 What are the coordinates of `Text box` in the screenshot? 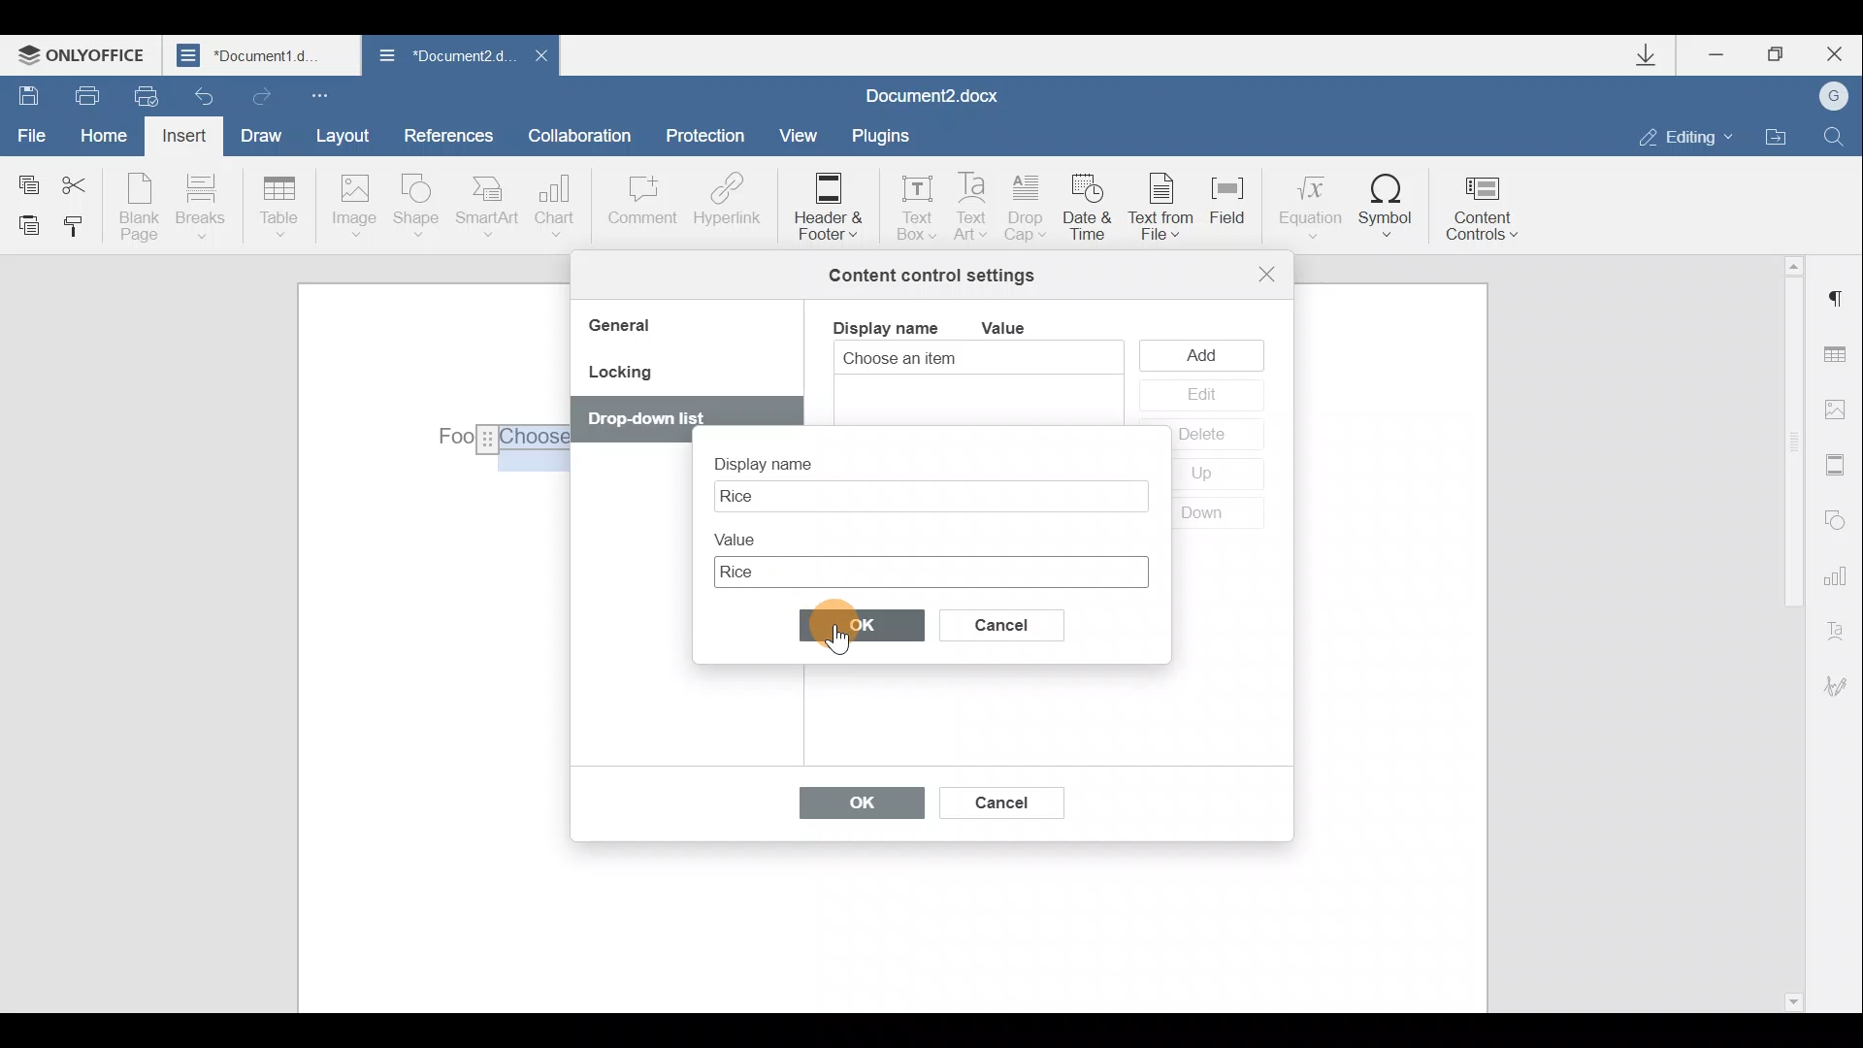 It's located at (930, 569).